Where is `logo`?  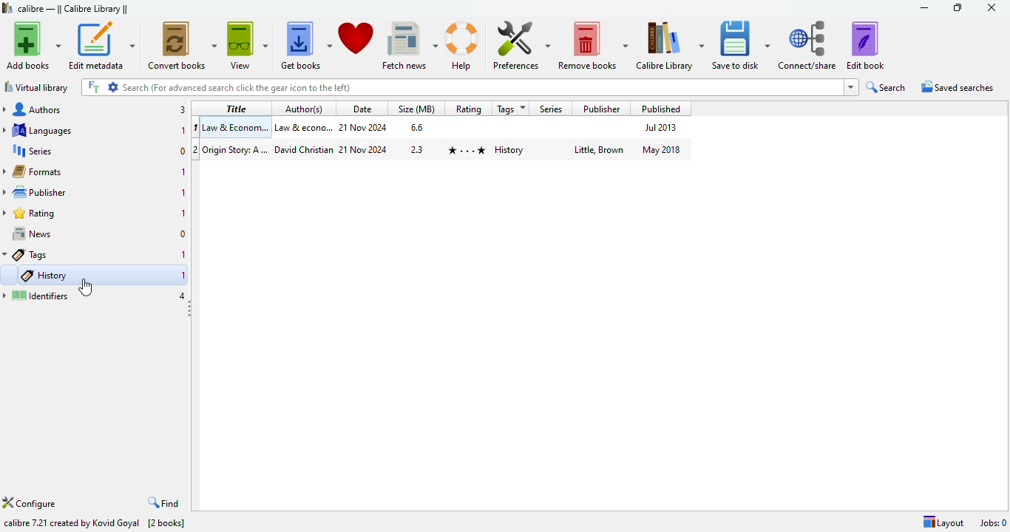 logo is located at coordinates (7, 8).